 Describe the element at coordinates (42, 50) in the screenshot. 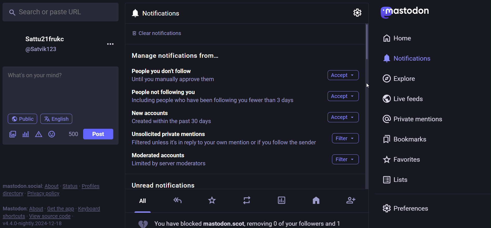

I see `@Satvik123` at that location.